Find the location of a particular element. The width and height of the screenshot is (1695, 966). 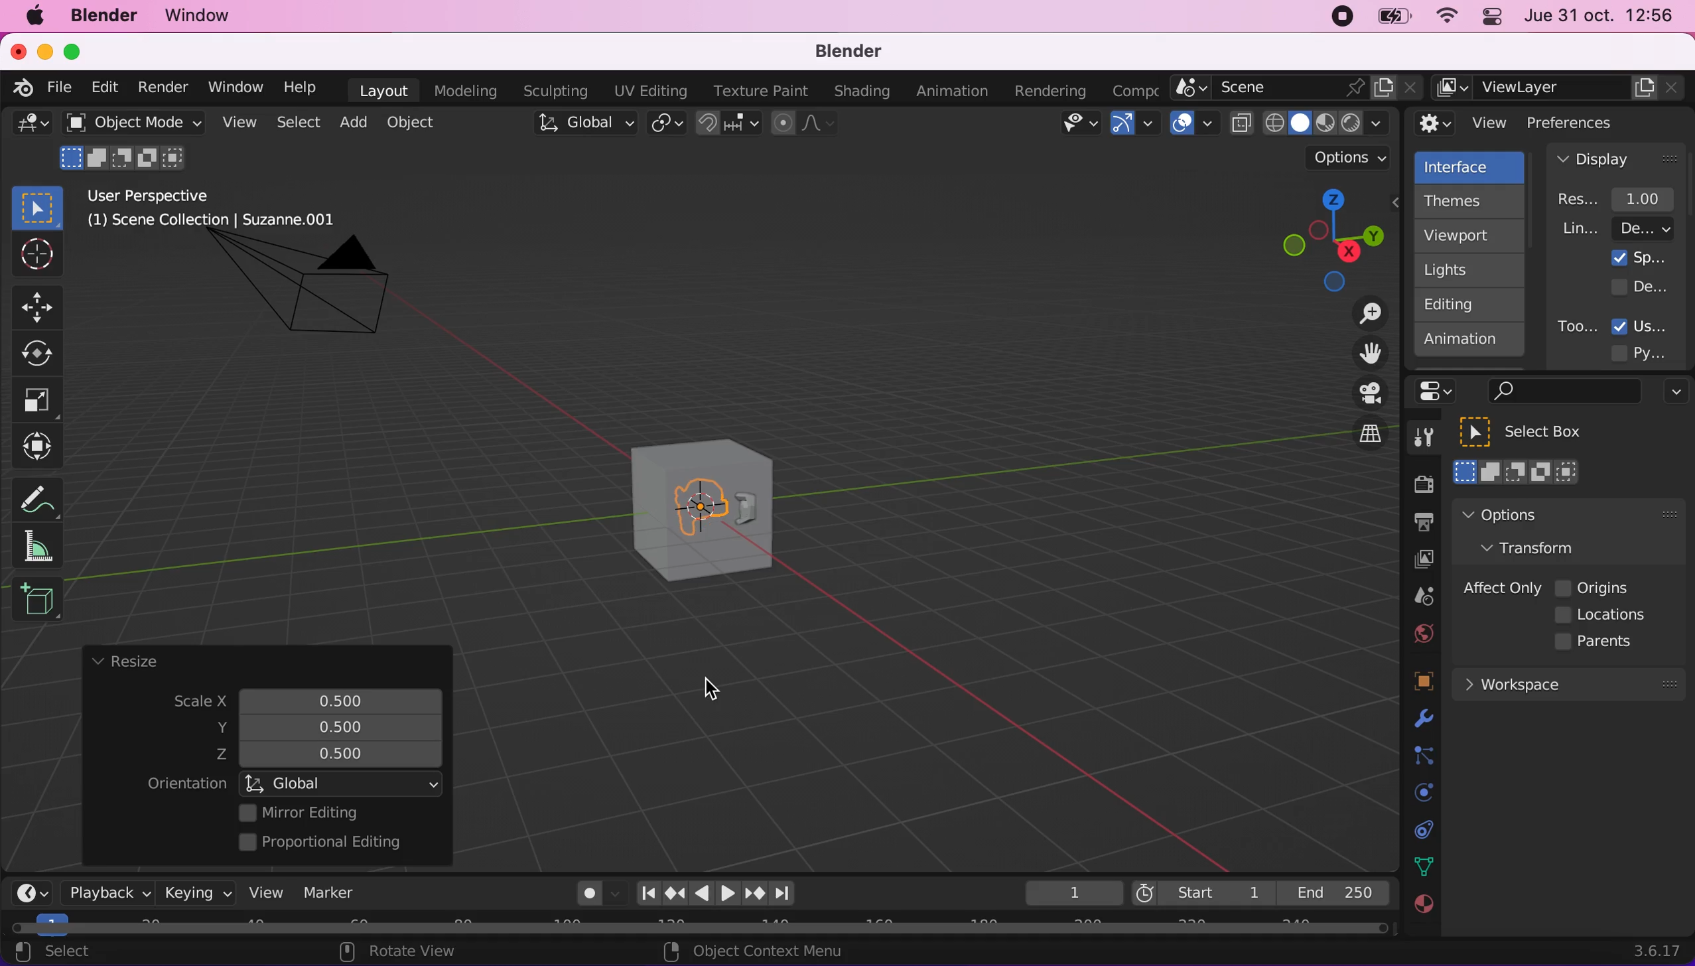

keyframe is located at coordinates (1072, 894).